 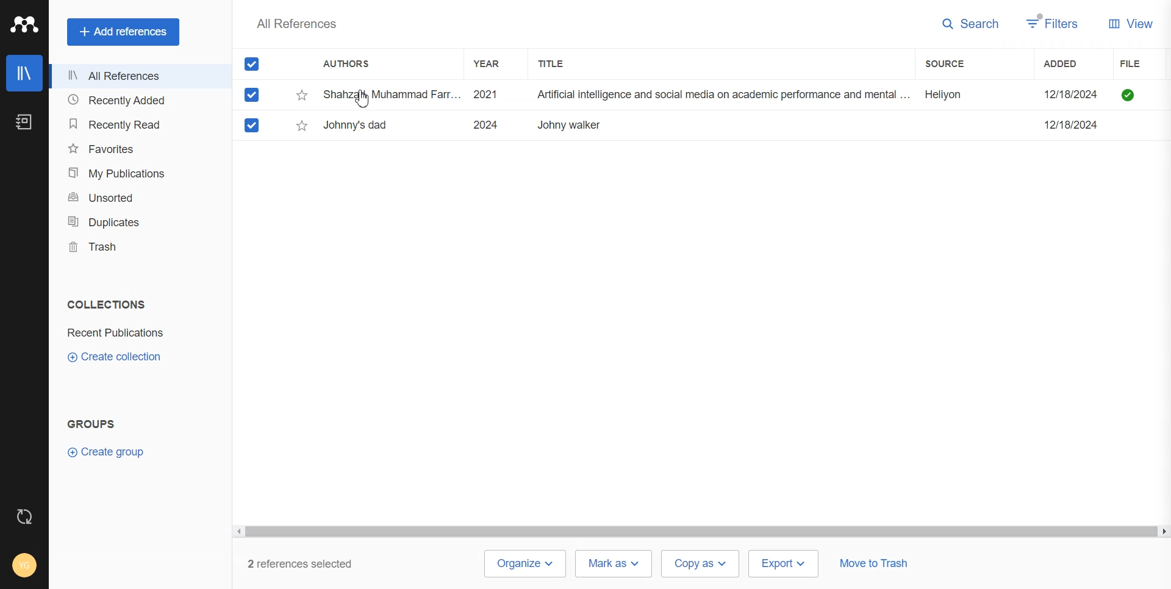 I want to click on Mark as, so click(x=614, y=563).